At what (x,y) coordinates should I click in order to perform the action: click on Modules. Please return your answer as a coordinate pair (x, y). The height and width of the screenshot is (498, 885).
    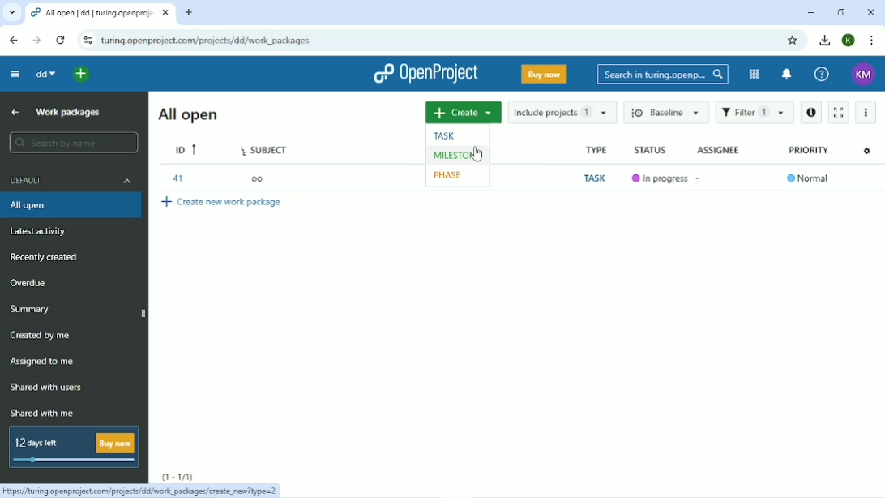
    Looking at the image, I should click on (753, 75).